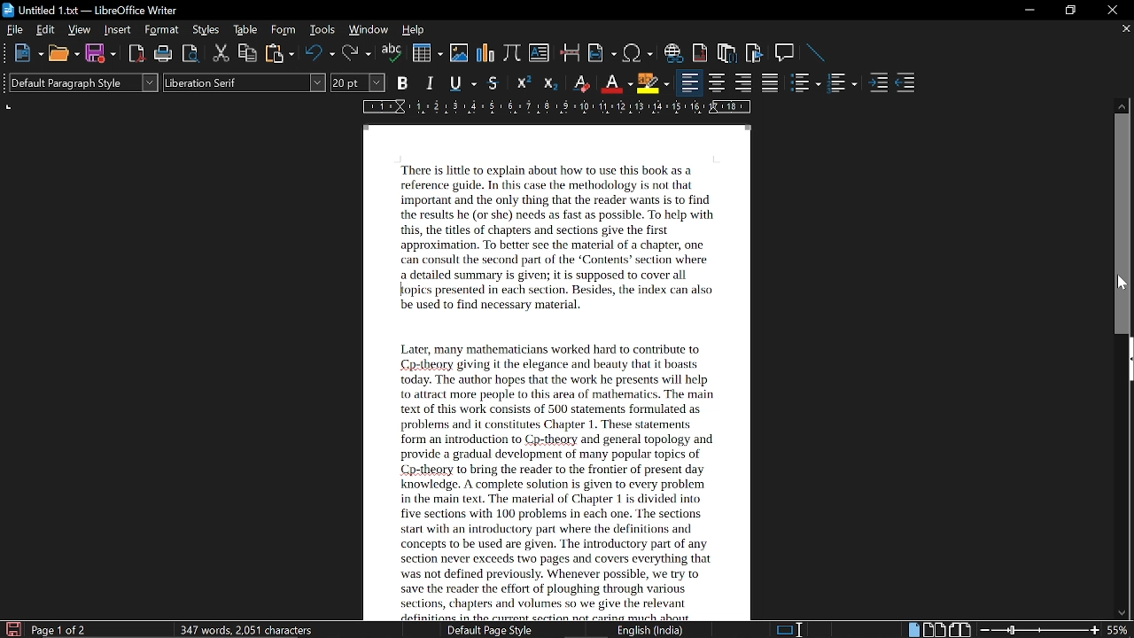 This screenshot has height=638, width=1134. What do you see at coordinates (359, 82) in the screenshot?
I see `font size` at bounding box center [359, 82].